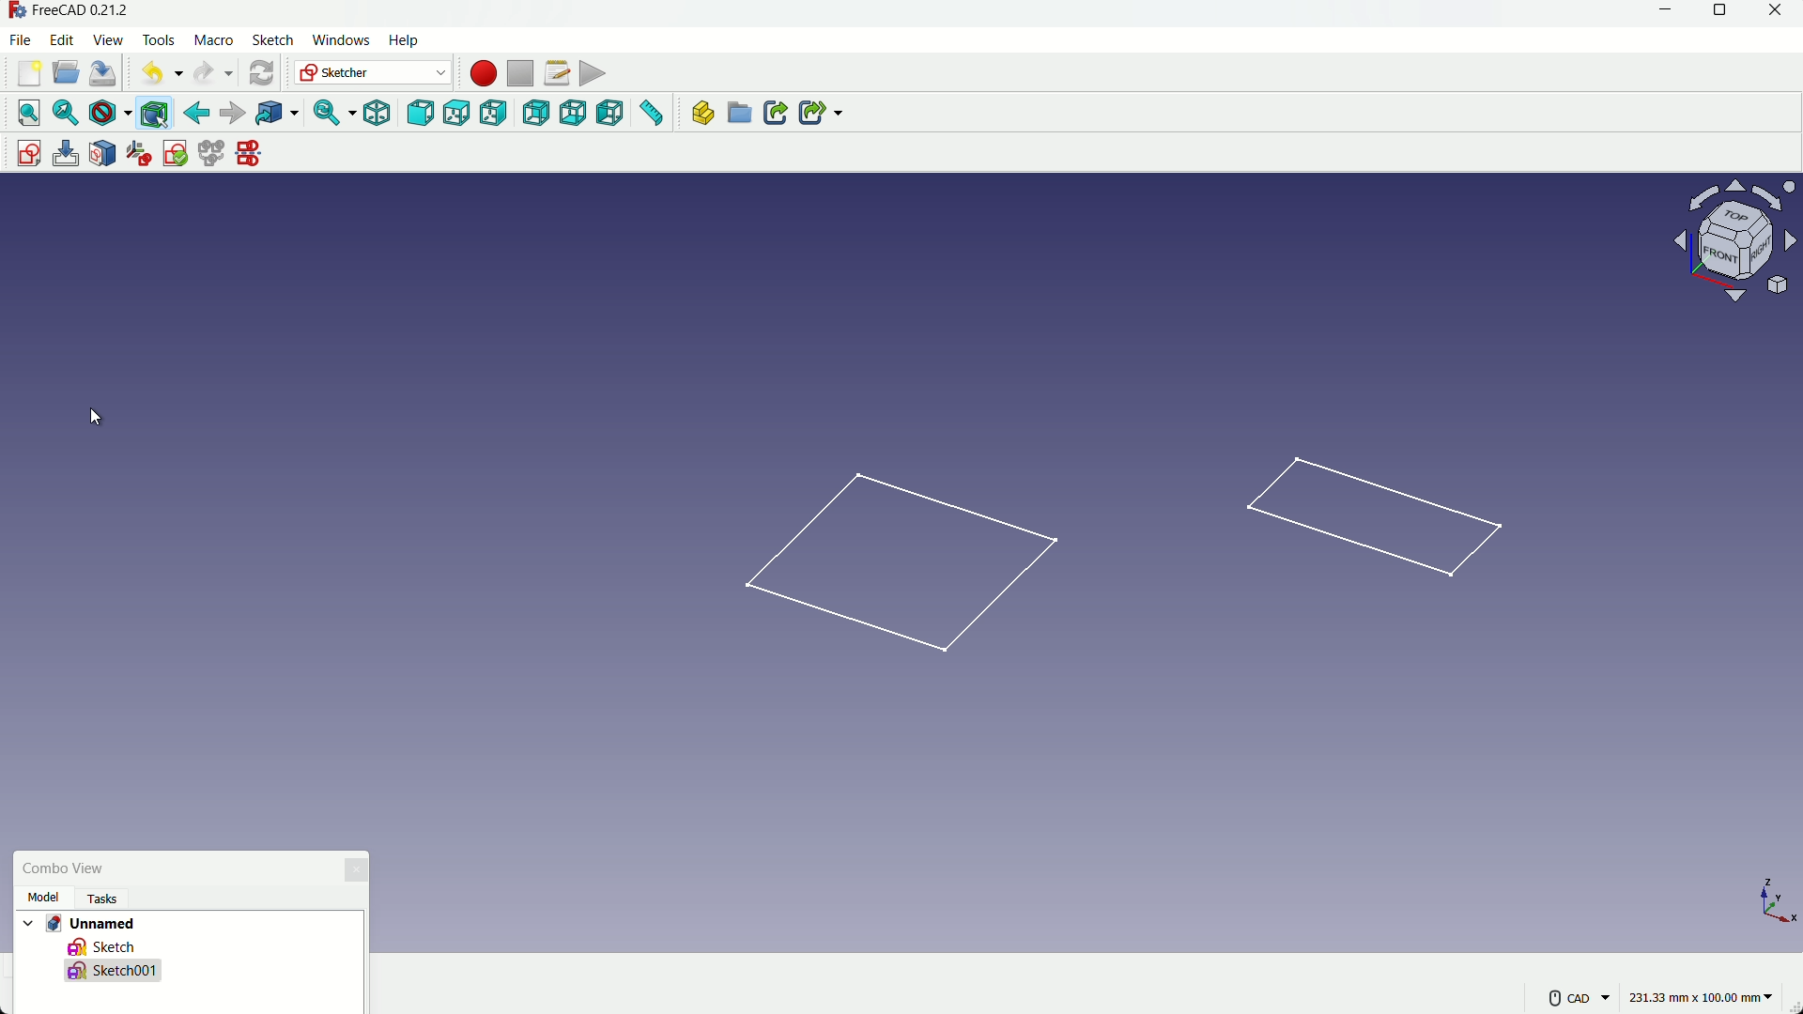 This screenshot has width=1803, height=1014. I want to click on macro menu, so click(210, 40).